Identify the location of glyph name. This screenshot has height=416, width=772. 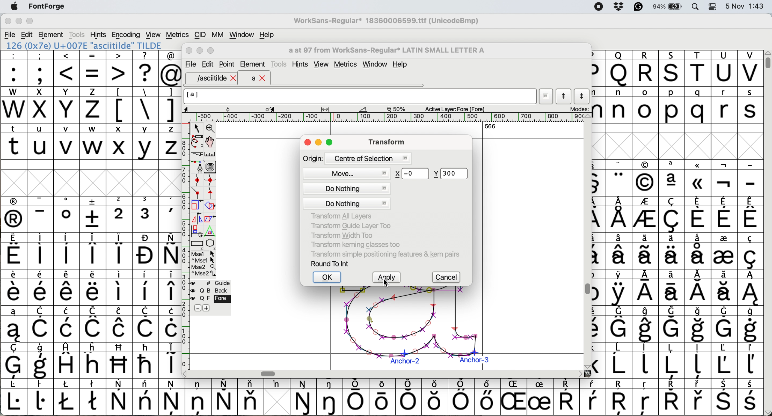
(359, 96).